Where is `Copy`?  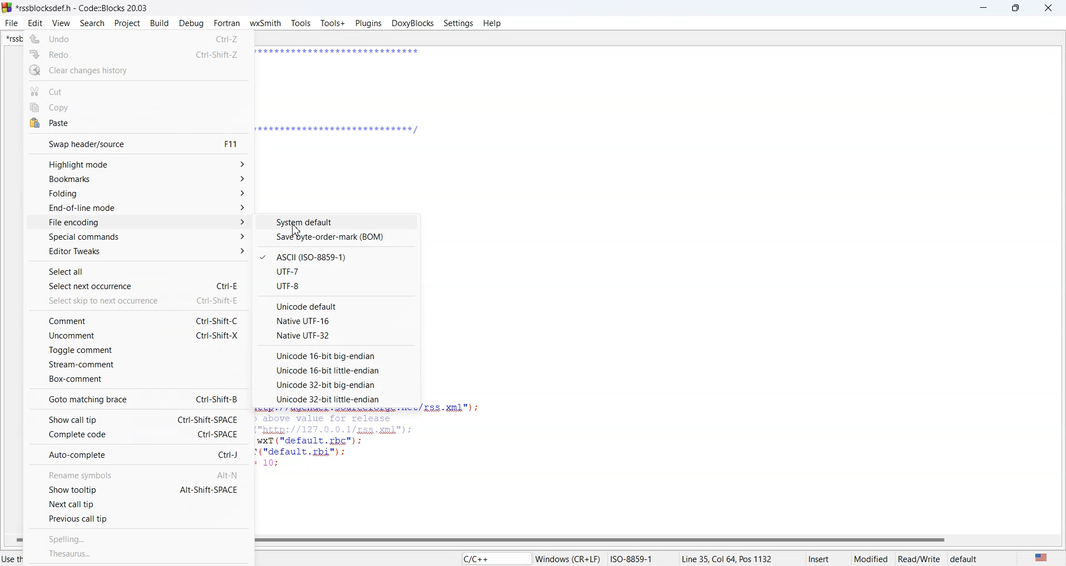
Copy is located at coordinates (138, 107).